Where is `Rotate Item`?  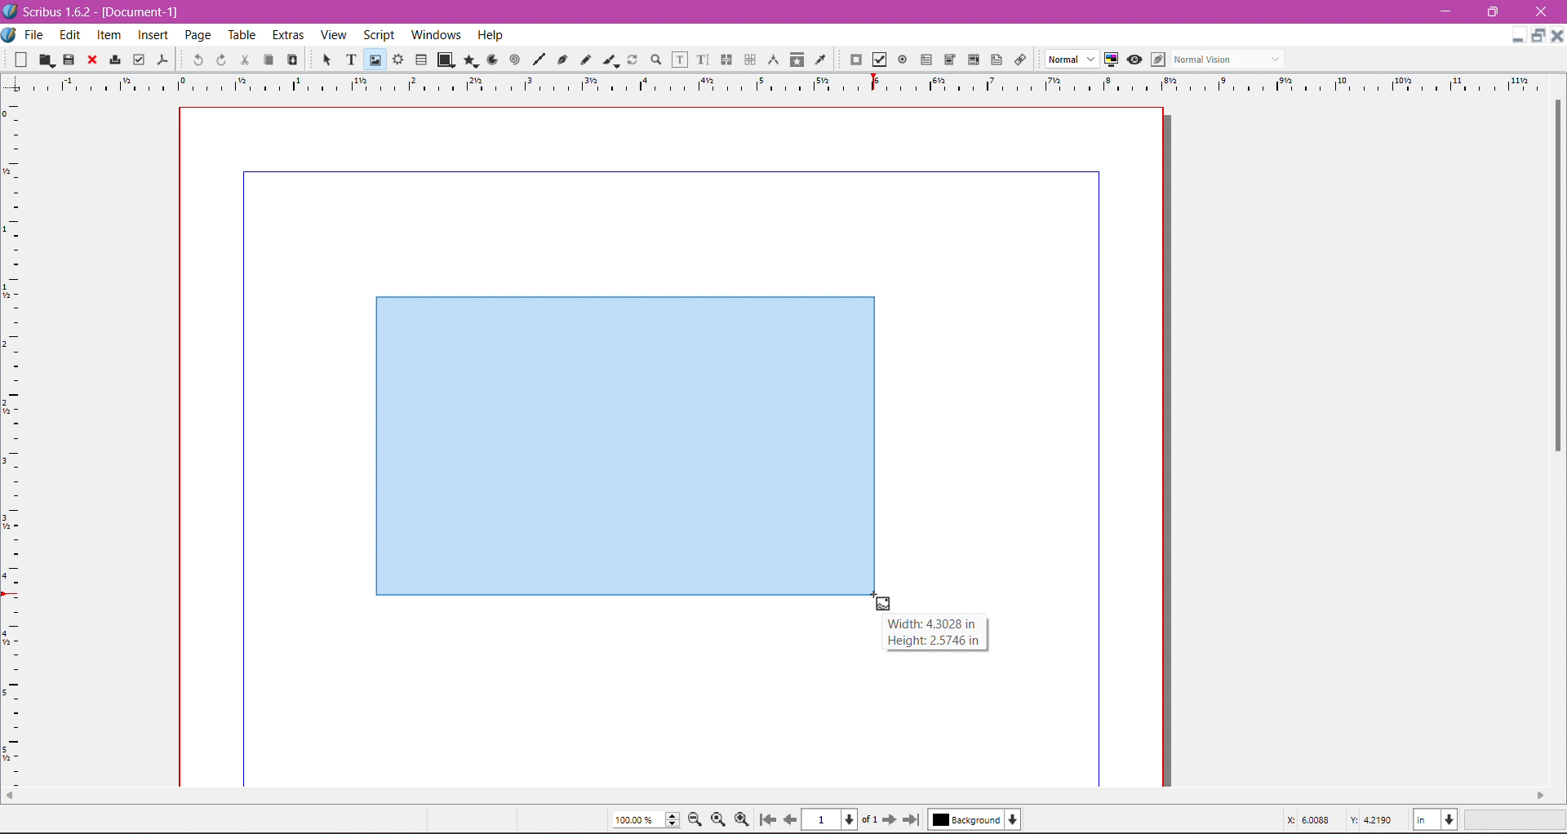
Rotate Item is located at coordinates (632, 60).